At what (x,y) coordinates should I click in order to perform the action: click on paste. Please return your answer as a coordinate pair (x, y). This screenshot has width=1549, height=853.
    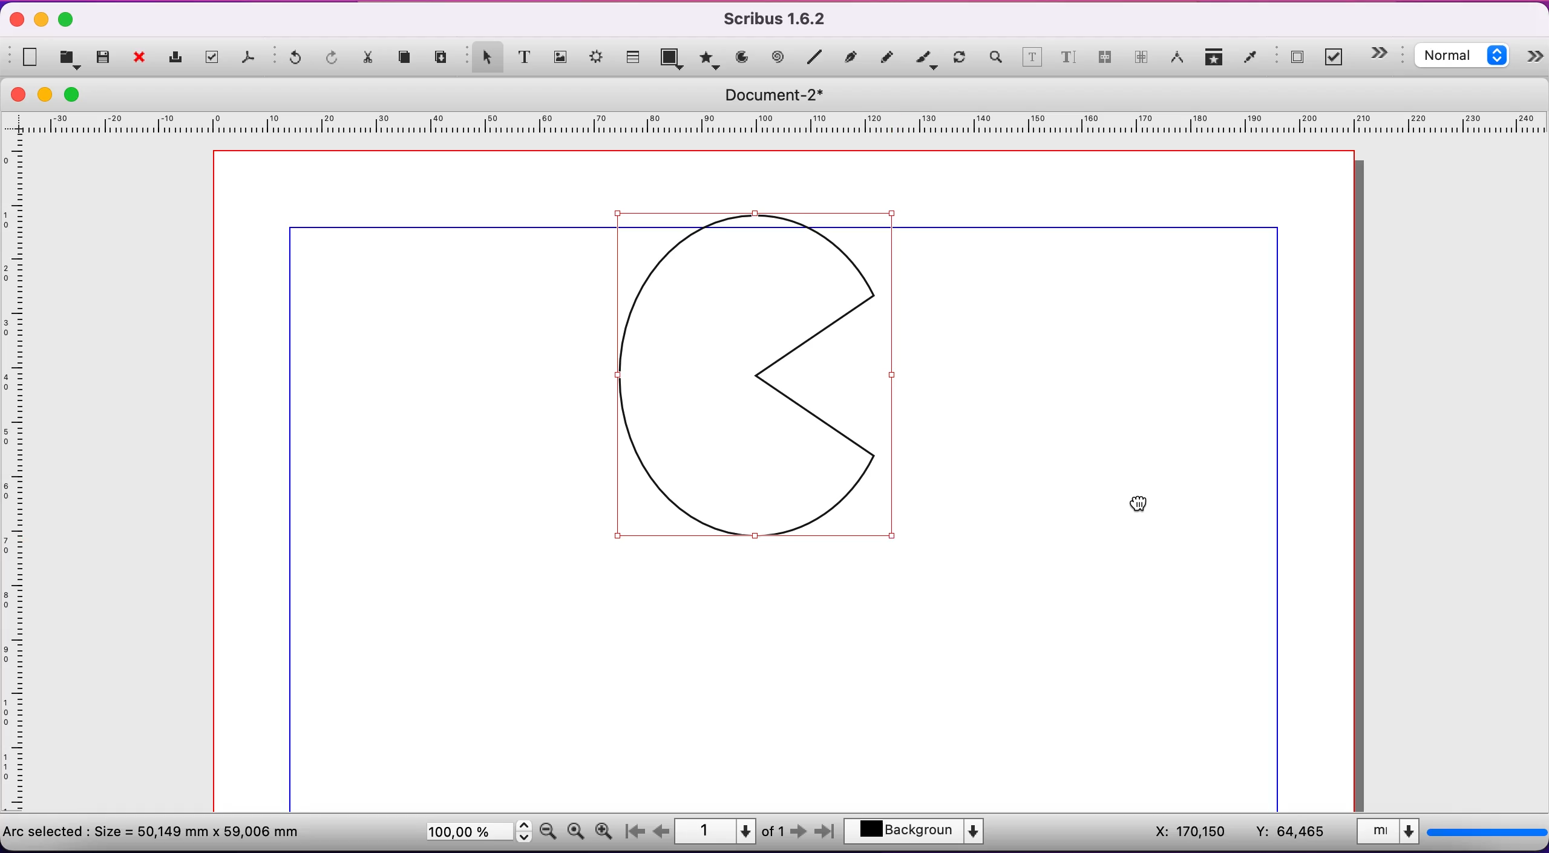
    Looking at the image, I should click on (443, 57).